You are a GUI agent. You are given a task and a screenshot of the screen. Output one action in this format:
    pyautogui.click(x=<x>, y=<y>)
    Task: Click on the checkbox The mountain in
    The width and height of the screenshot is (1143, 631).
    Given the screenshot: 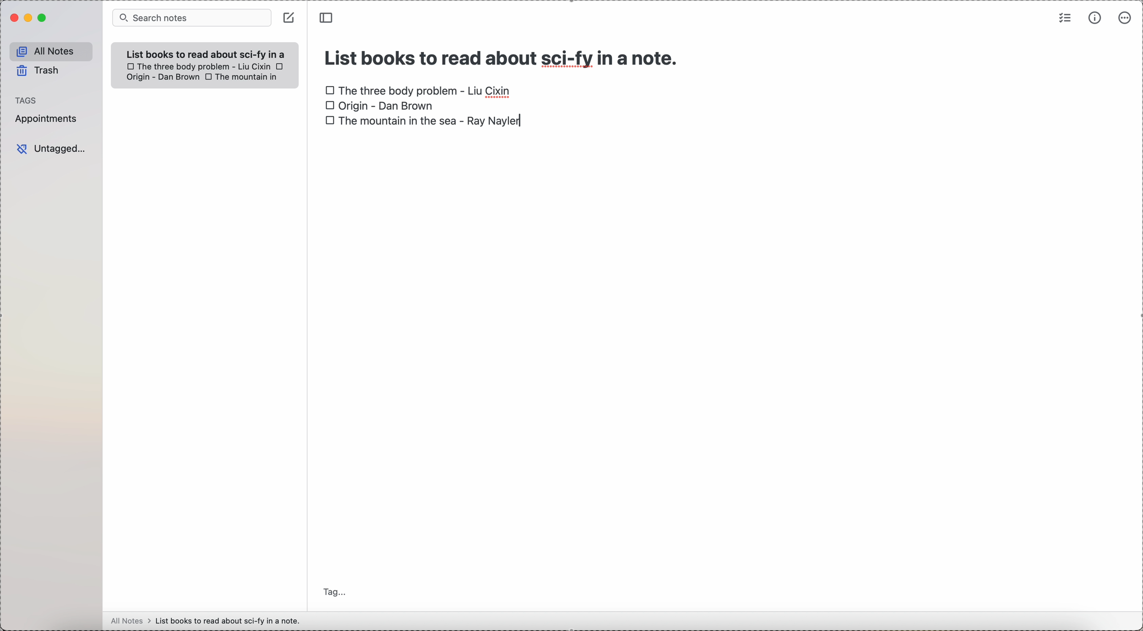 What is the action you would take?
    pyautogui.click(x=242, y=78)
    